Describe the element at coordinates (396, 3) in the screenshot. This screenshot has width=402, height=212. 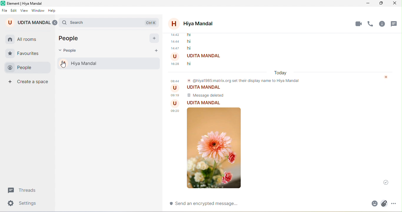
I see `close` at that location.